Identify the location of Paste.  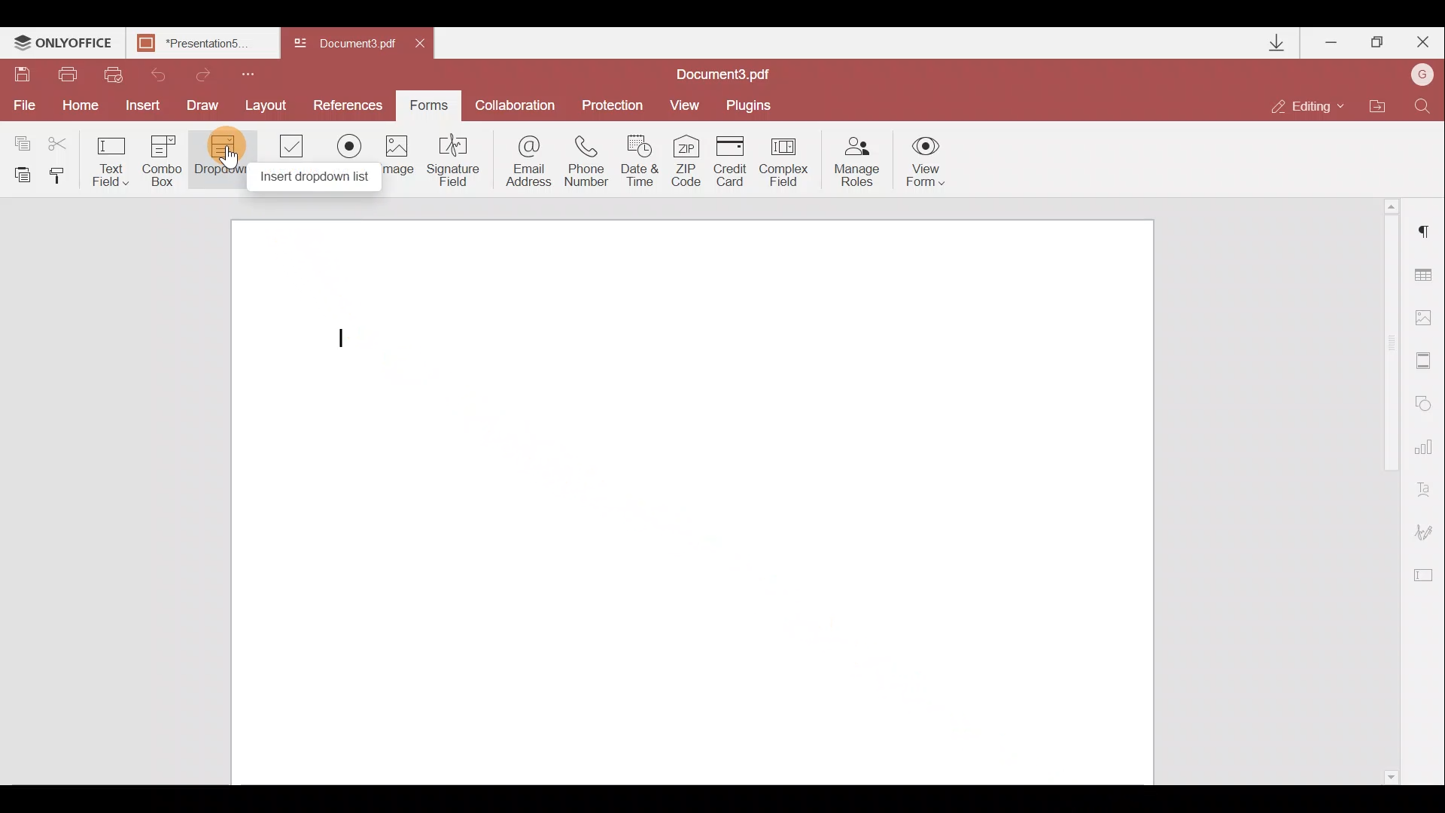
(23, 174).